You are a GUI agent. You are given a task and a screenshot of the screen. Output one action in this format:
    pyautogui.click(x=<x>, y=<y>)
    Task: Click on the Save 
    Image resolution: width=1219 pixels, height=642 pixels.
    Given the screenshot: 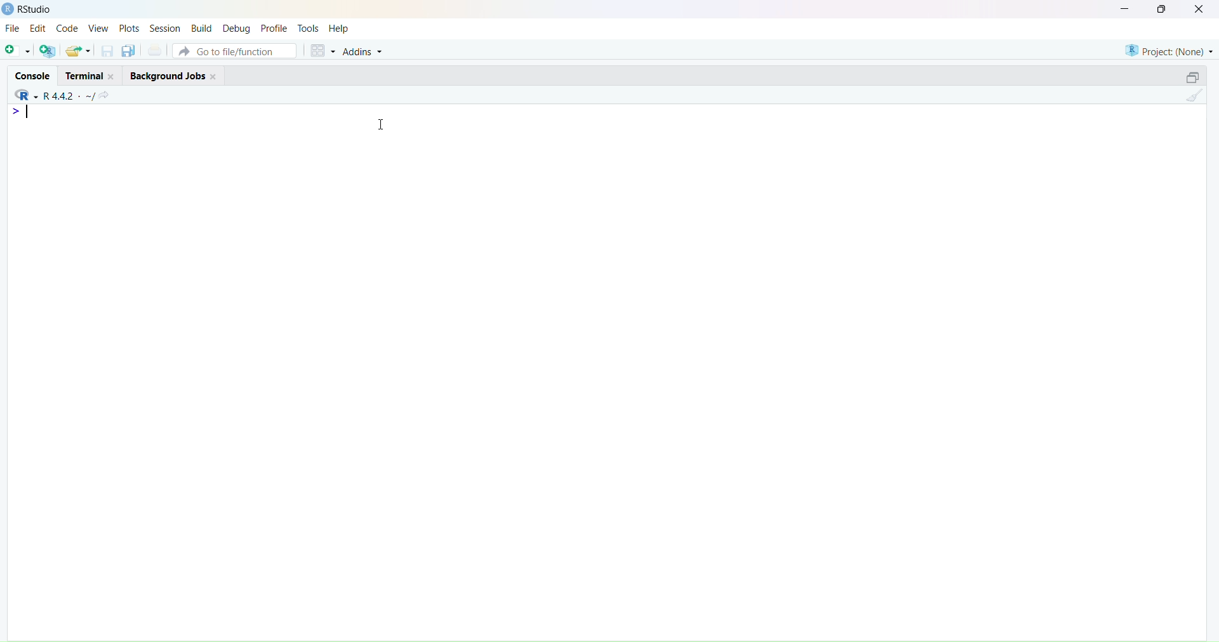 What is the action you would take?
    pyautogui.click(x=108, y=51)
    